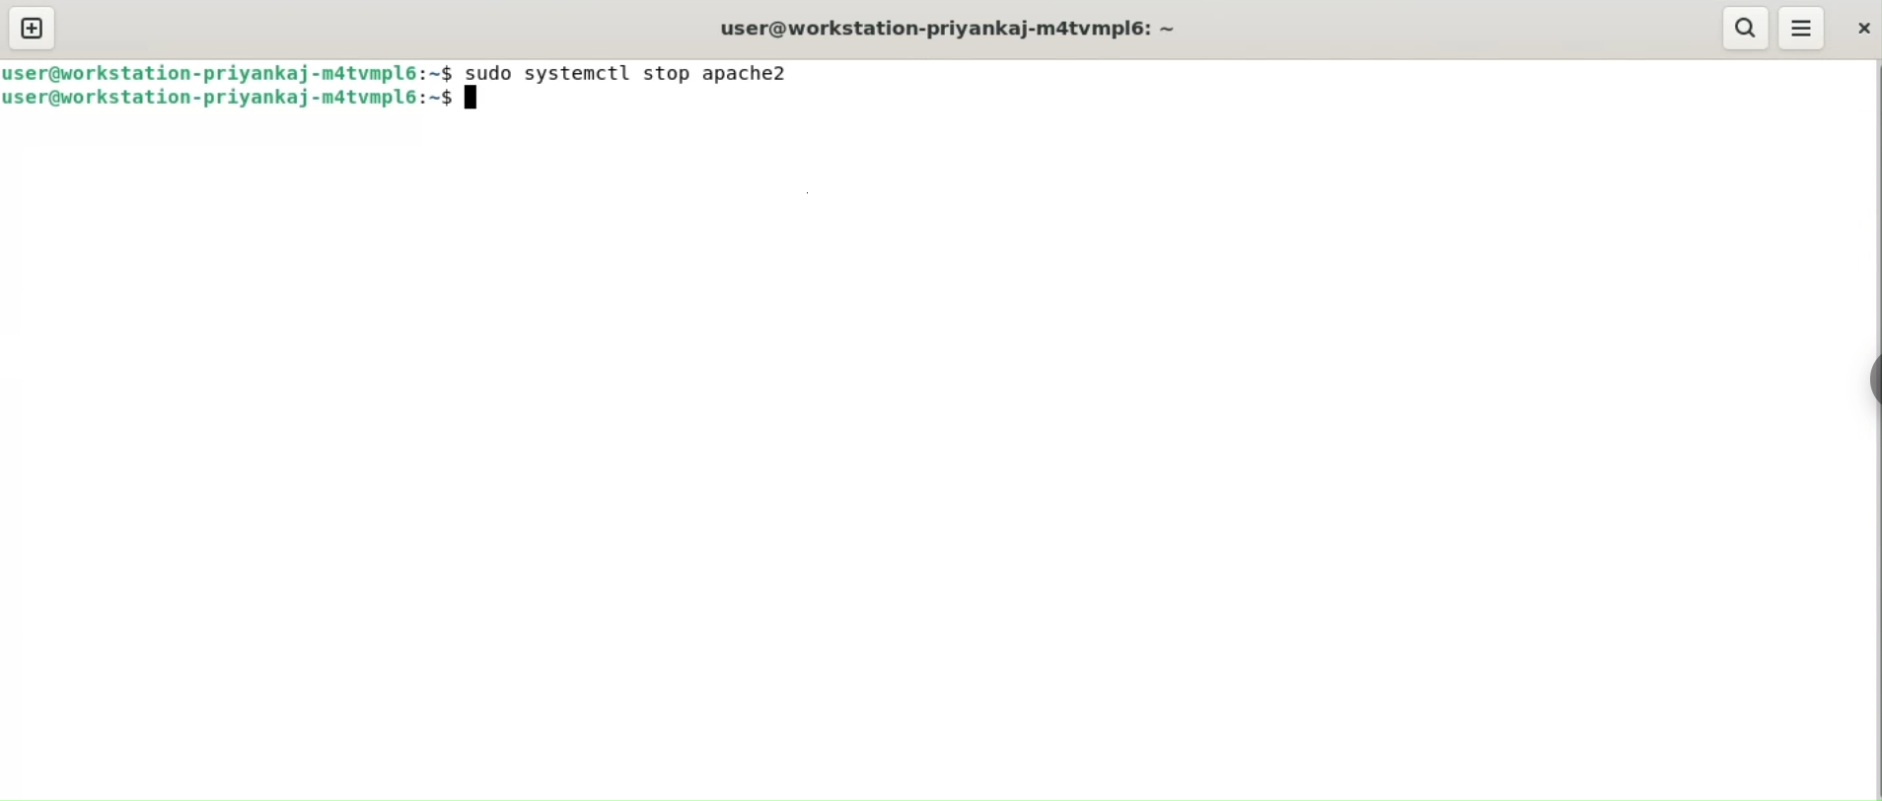 The image size is (1882, 801). What do you see at coordinates (1803, 30) in the screenshot?
I see `menu` at bounding box center [1803, 30].